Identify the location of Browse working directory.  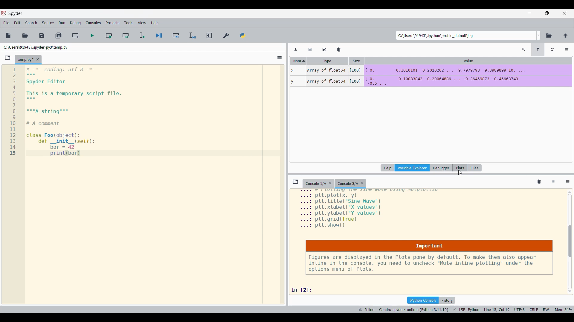
(549, 35).